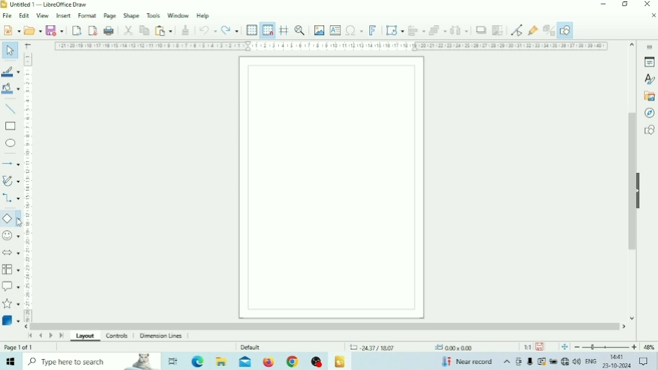 The height and width of the screenshot is (370, 658). What do you see at coordinates (372, 30) in the screenshot?
I see `Insert Fontwork Text` at bounding box center [372, 30].